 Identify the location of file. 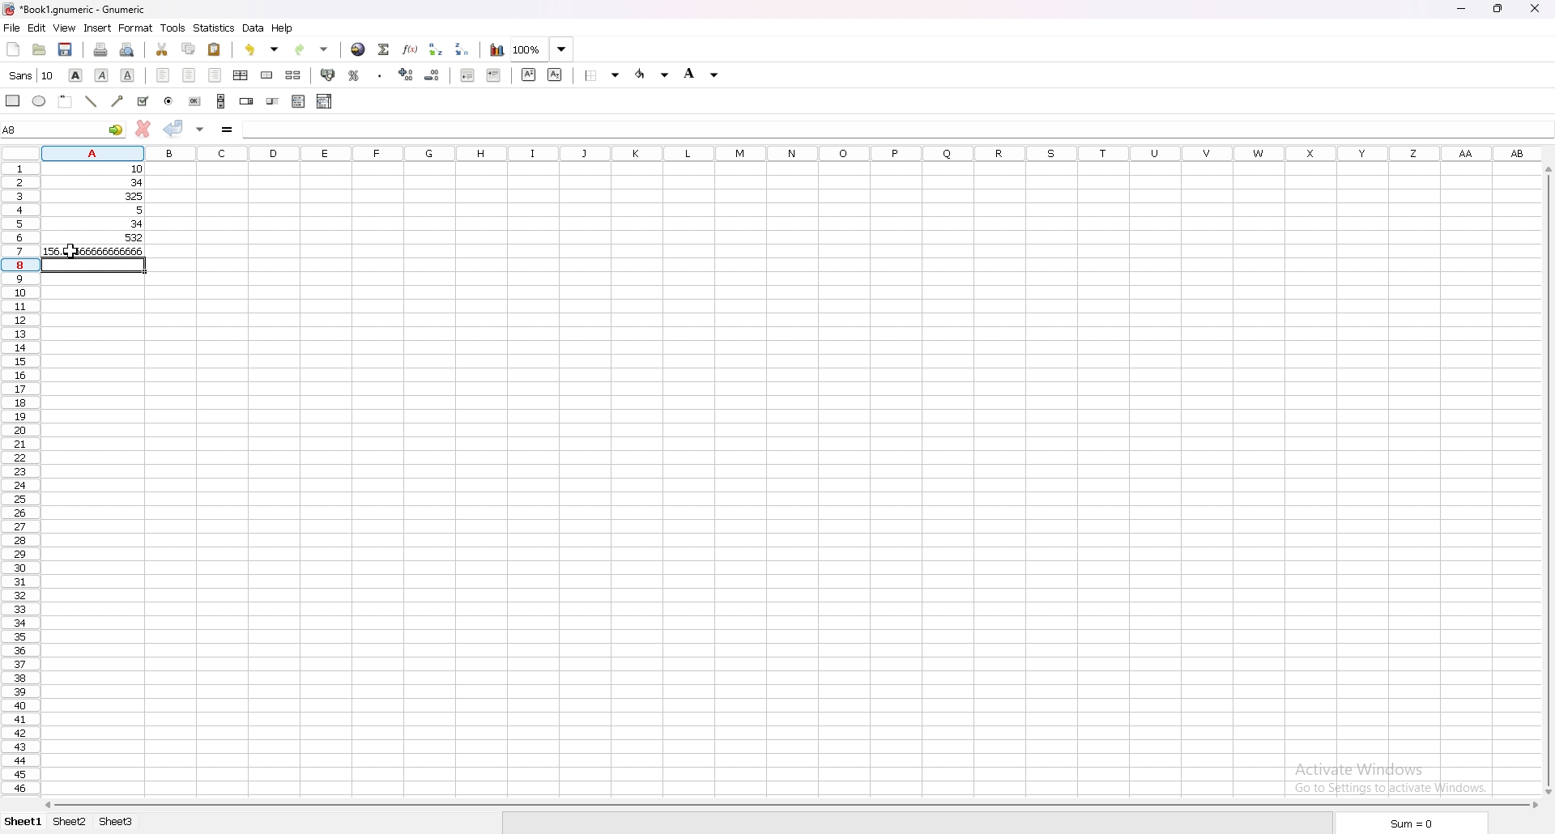
(13, 28).